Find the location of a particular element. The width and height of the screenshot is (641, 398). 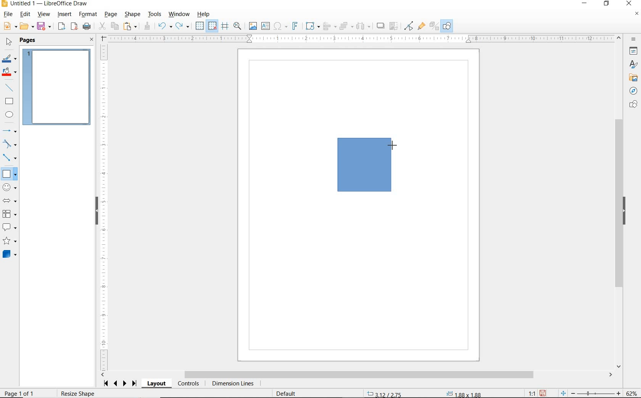

PAGES is located at coordinates (29, 41).